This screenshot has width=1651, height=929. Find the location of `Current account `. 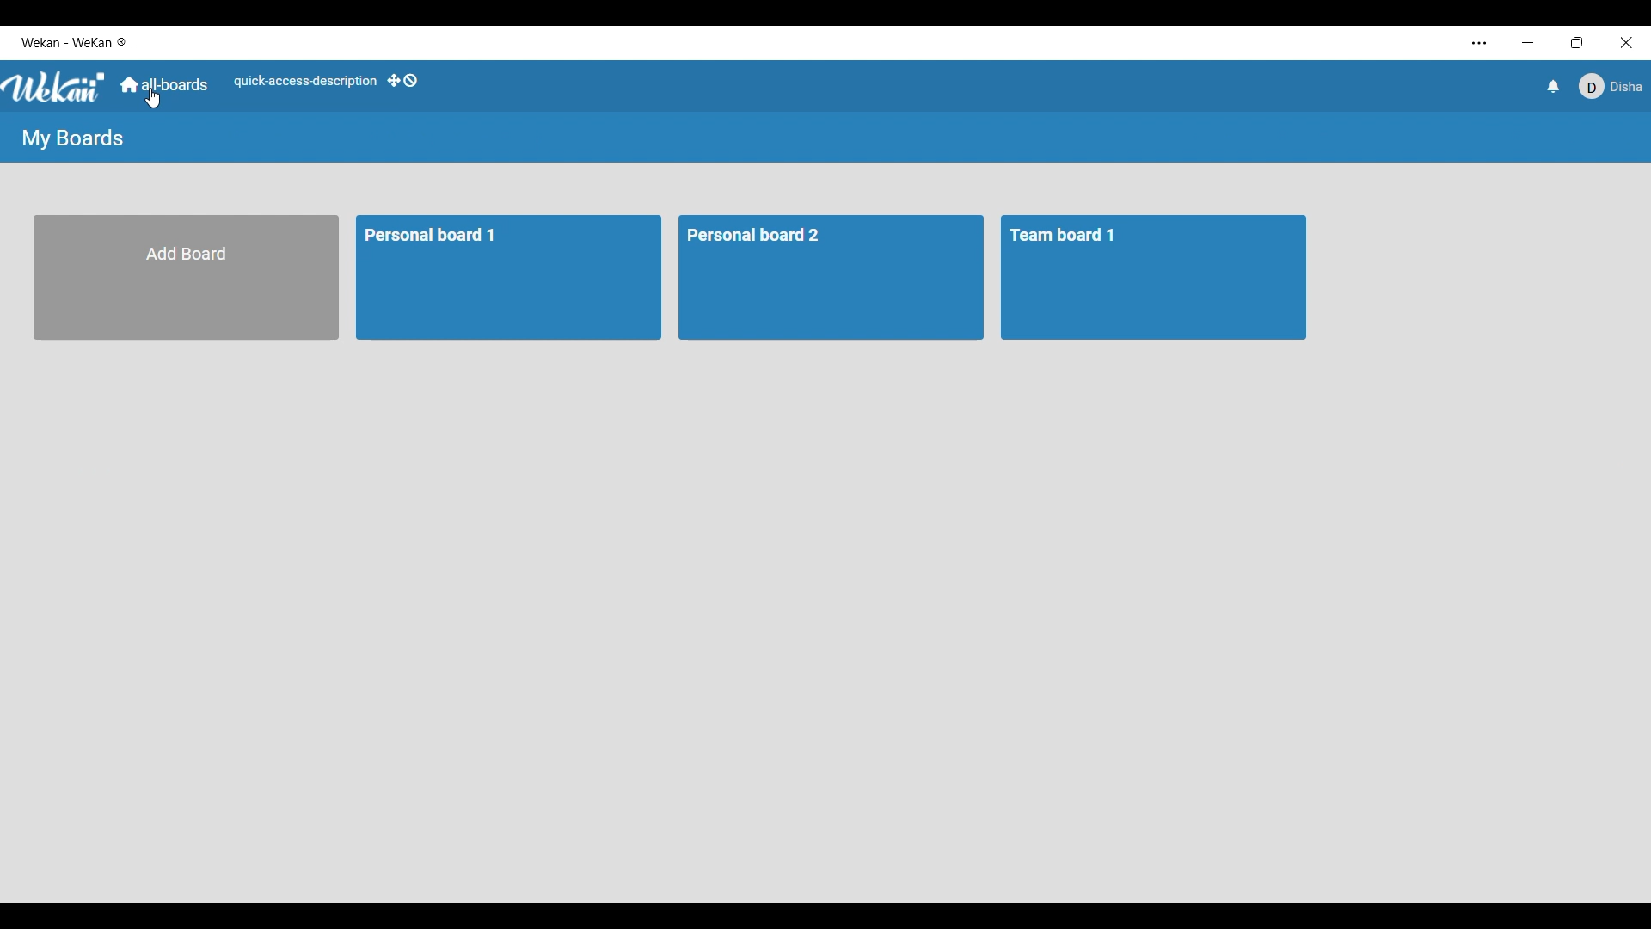

Current account  is located at coordinates (1611, 87).